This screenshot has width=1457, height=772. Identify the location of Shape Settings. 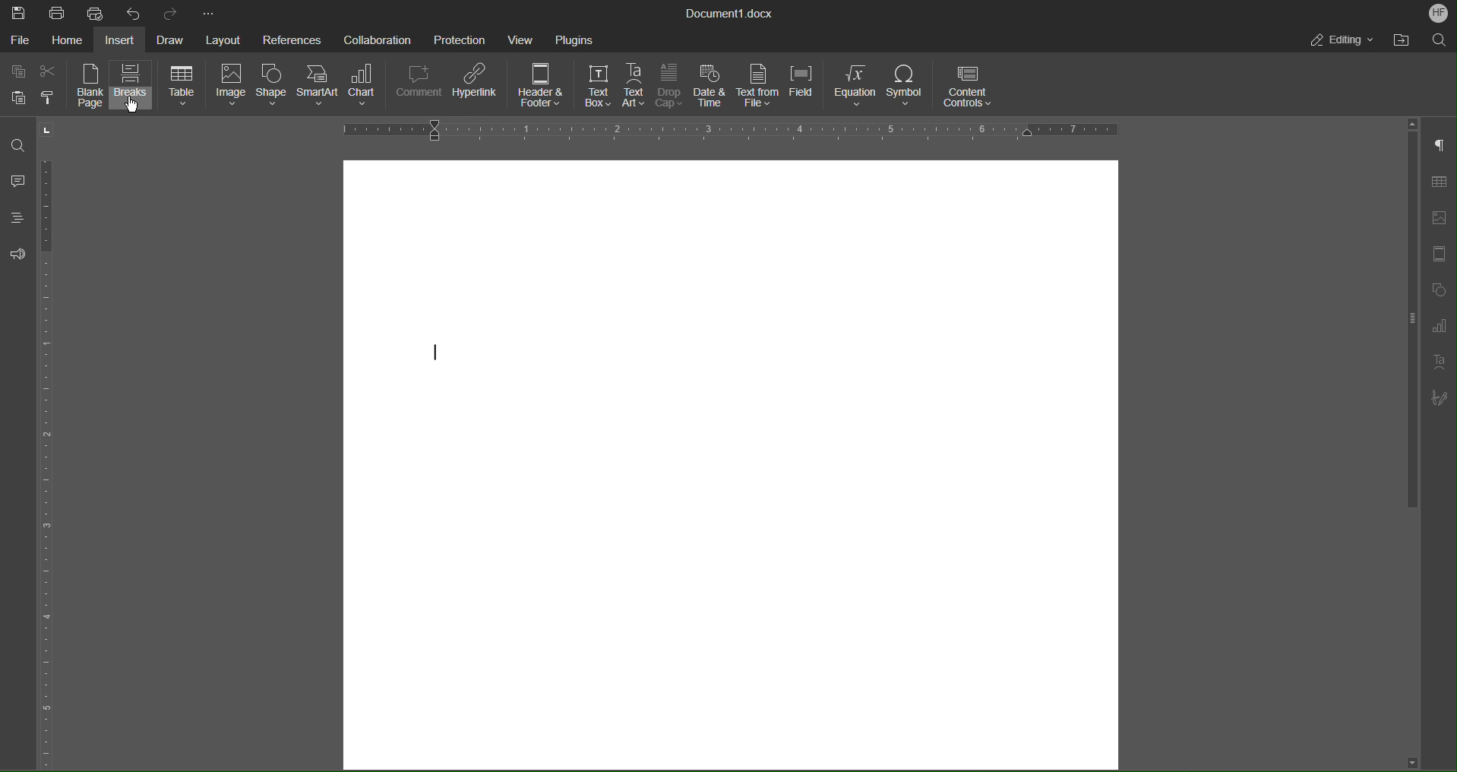
(1439, 291).